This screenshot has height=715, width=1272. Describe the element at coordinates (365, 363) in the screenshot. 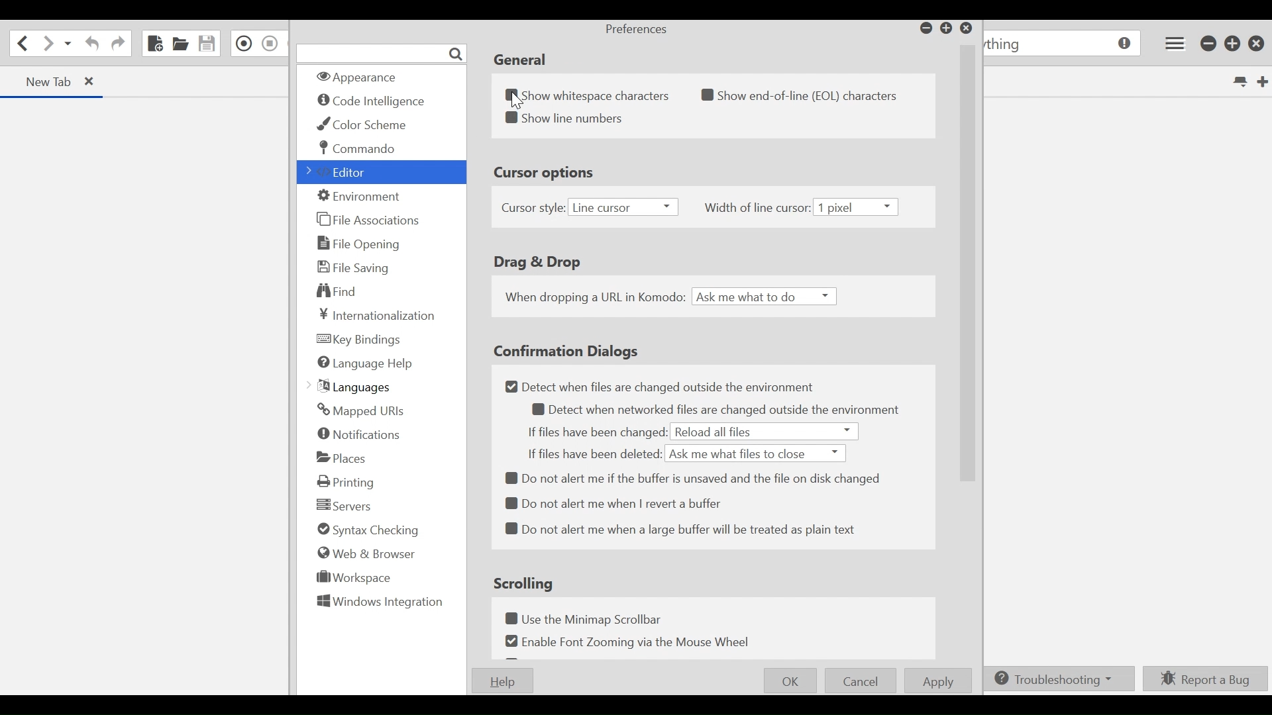

I see `Language Help` at that location.